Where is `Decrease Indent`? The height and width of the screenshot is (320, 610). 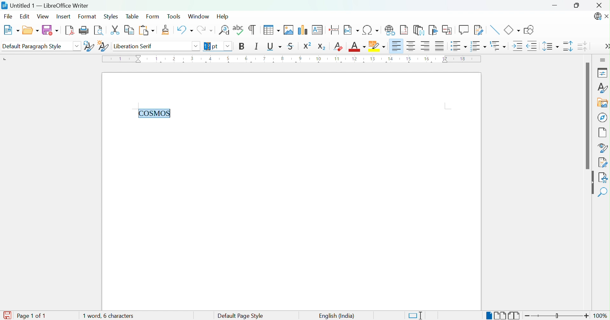
Decrease Indent is located at coordinates (532, 47).